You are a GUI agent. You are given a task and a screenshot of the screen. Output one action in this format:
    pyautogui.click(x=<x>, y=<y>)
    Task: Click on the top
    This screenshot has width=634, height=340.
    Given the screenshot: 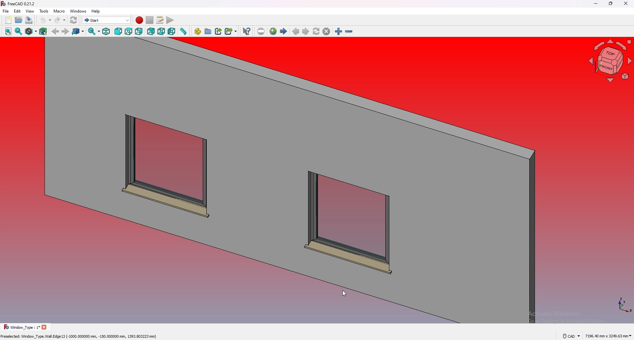 What is the action you would take?
    pyautogui.click(x=128, y=32)
    